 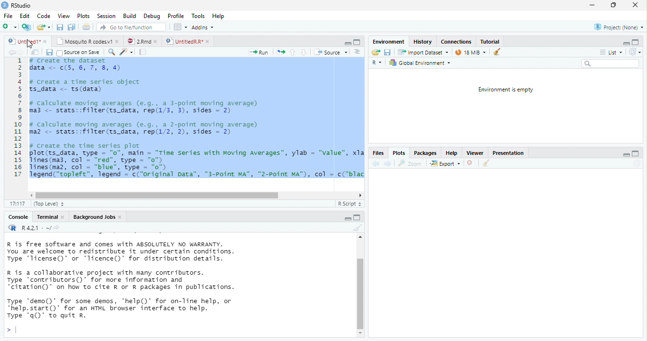 What do you see at coordinates (152, 16) in the screenshot?
I see `Debug` at bounding box center [152, 16].